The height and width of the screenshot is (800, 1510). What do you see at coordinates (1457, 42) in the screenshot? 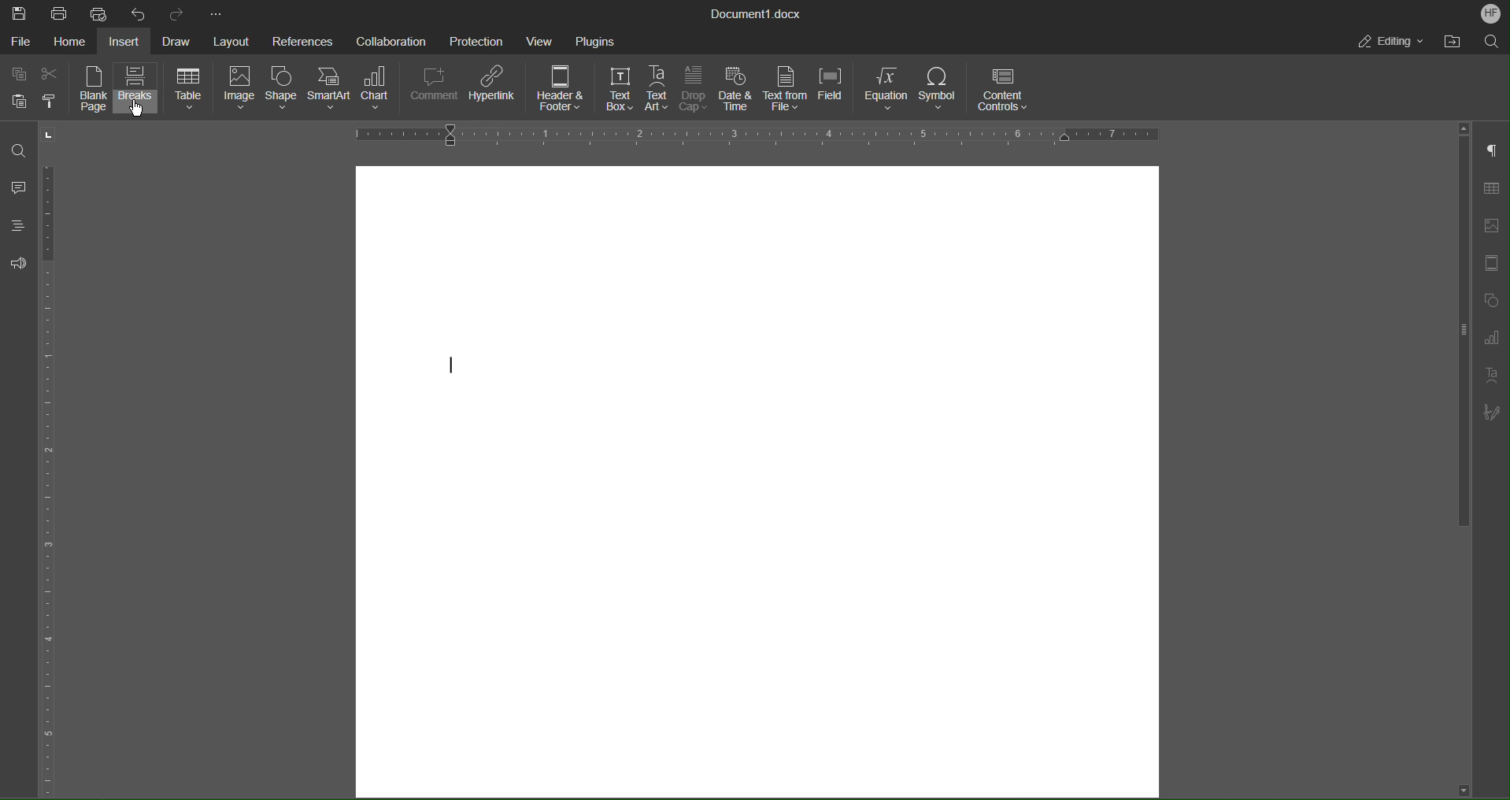
I see `Open File Location` at bounding box center [1457, 42].